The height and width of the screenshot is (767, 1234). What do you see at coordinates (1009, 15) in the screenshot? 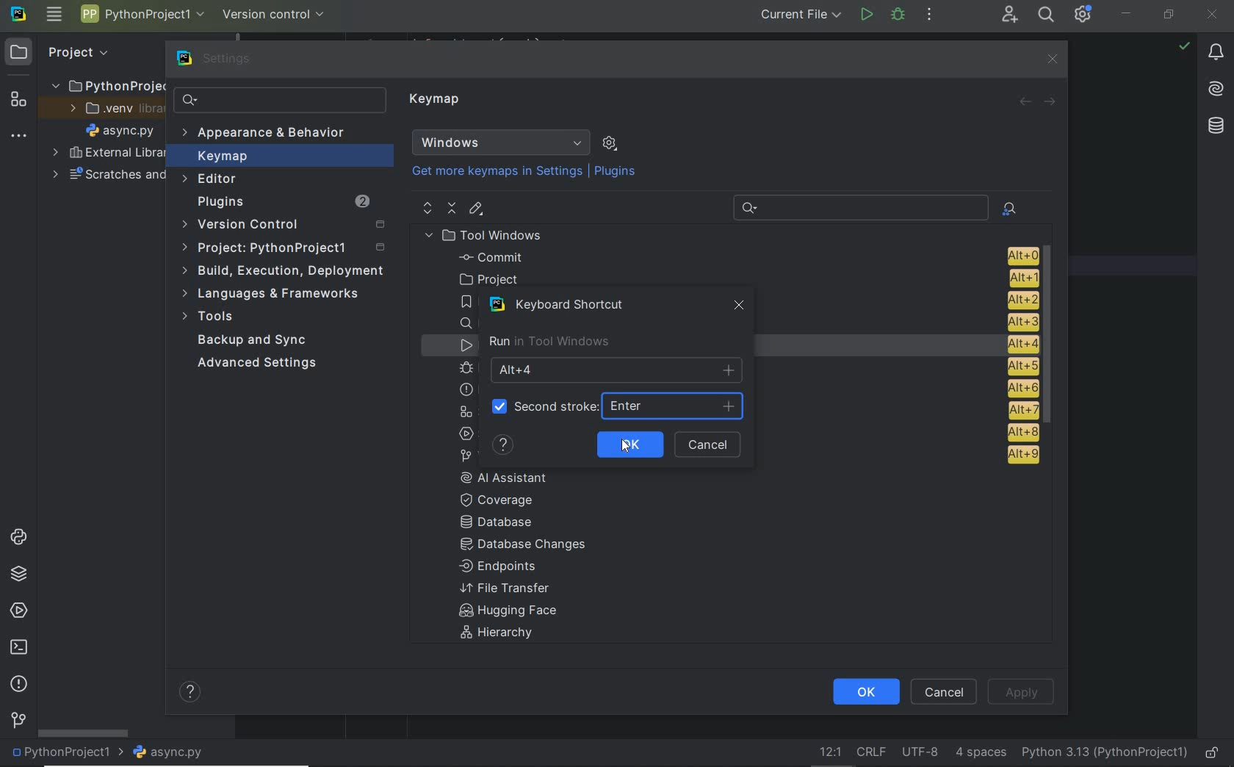
I see `Code With Me` at bounding box center [1009, 15].